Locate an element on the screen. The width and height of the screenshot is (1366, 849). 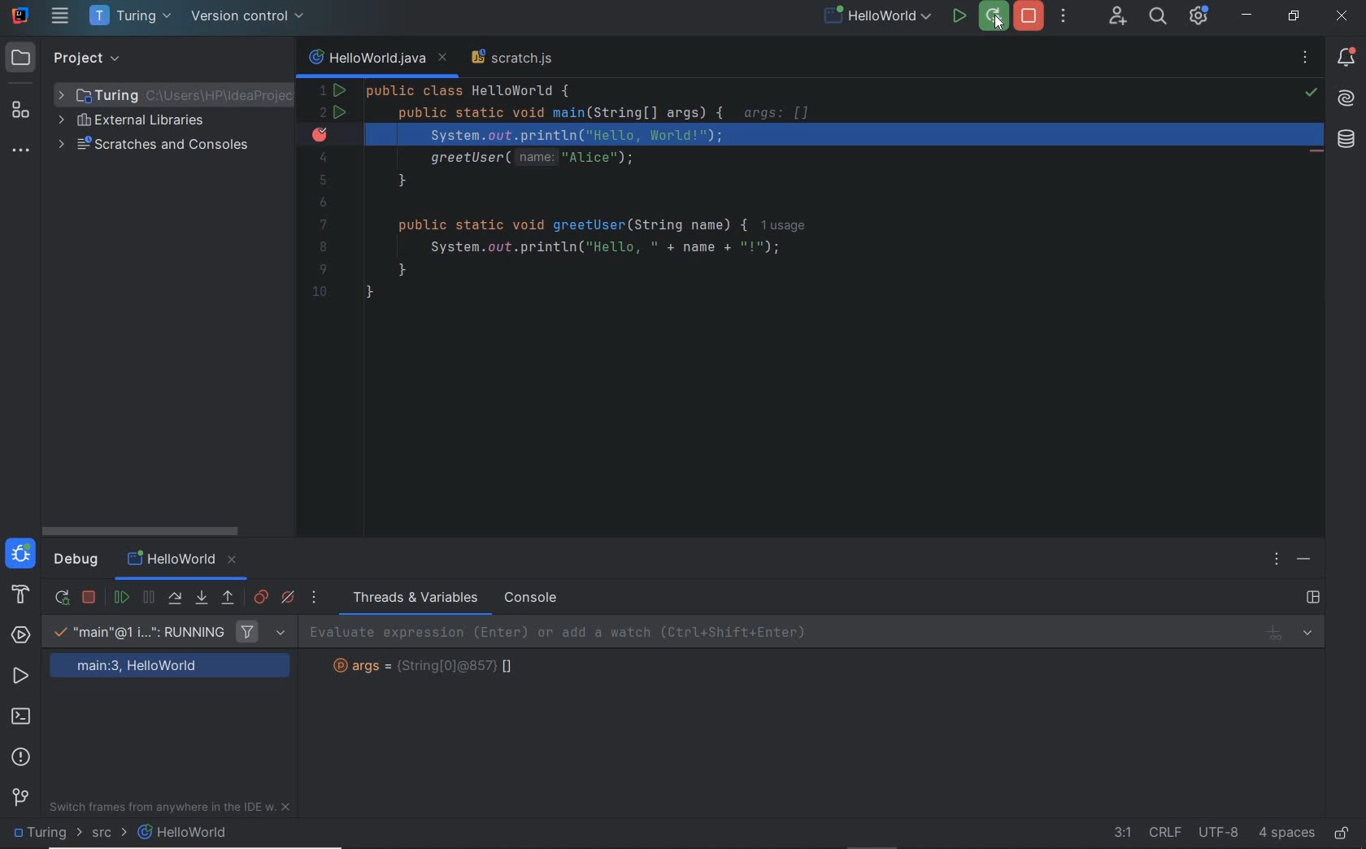
file name is located at coordinates (877, 18).